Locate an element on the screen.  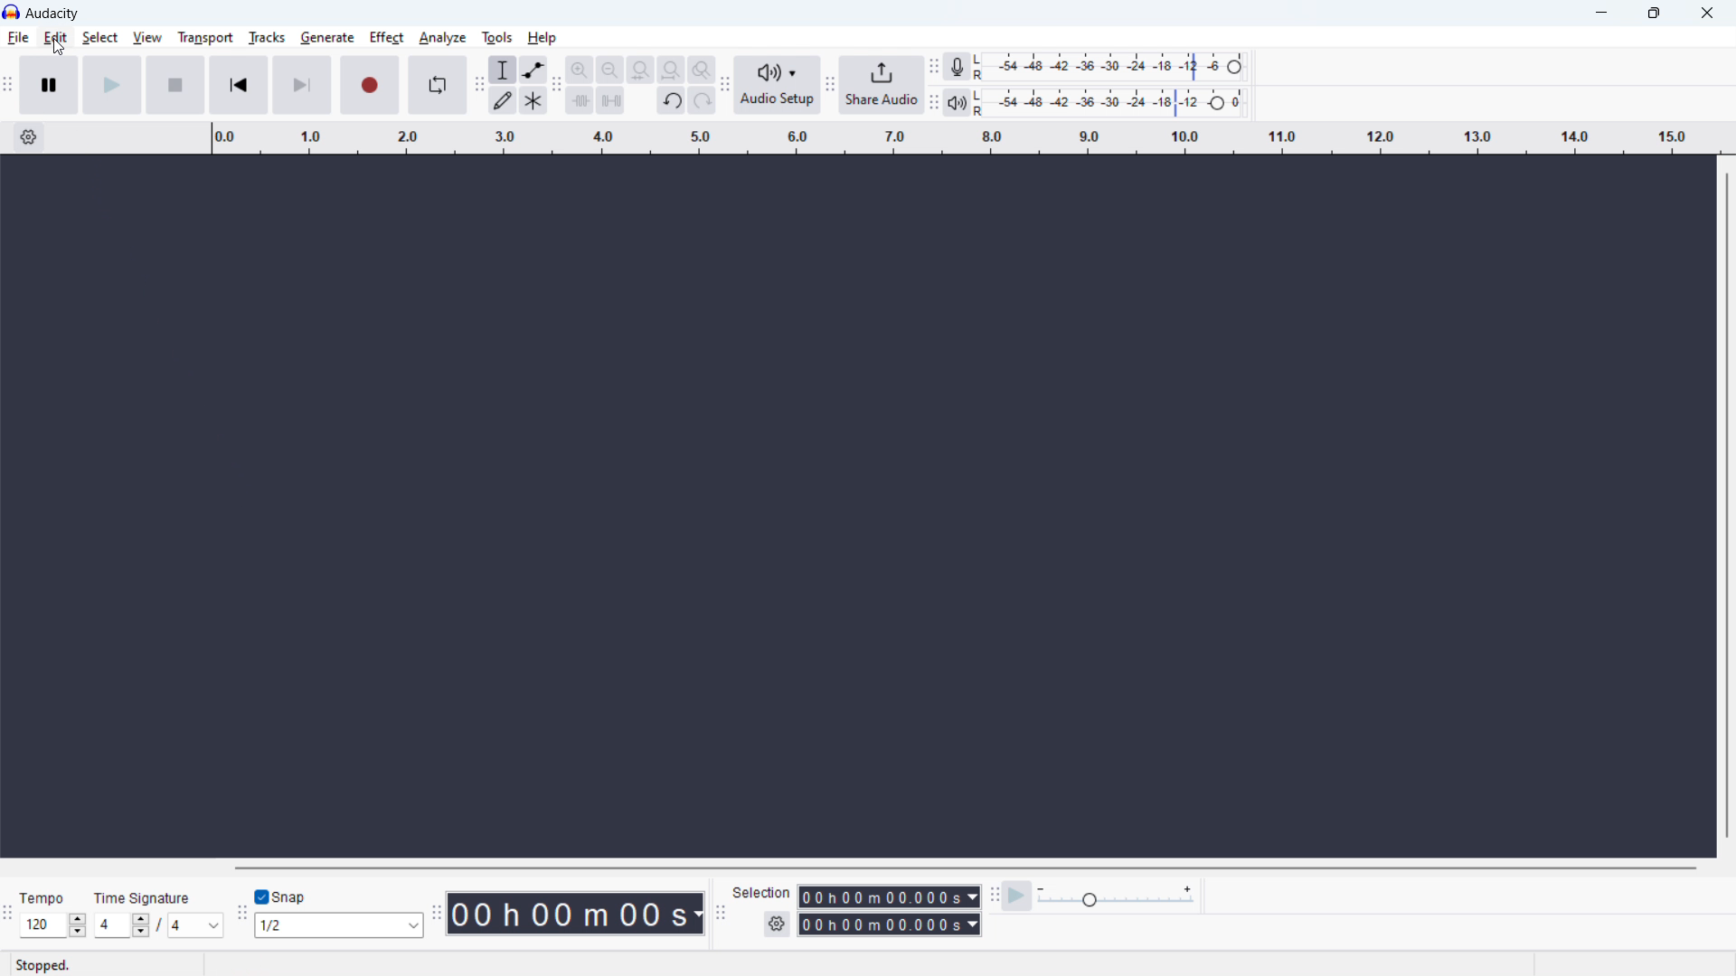
pause is located at coordinates (50, 85).